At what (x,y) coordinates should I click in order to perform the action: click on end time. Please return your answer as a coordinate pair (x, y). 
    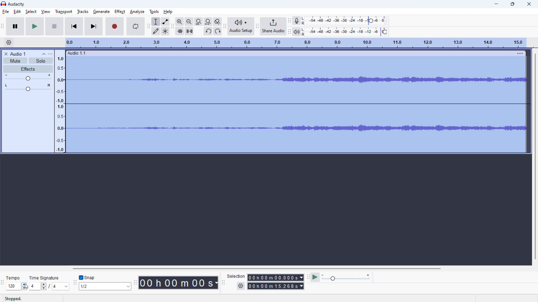
    Looking at the image, I should click on (275, 286).